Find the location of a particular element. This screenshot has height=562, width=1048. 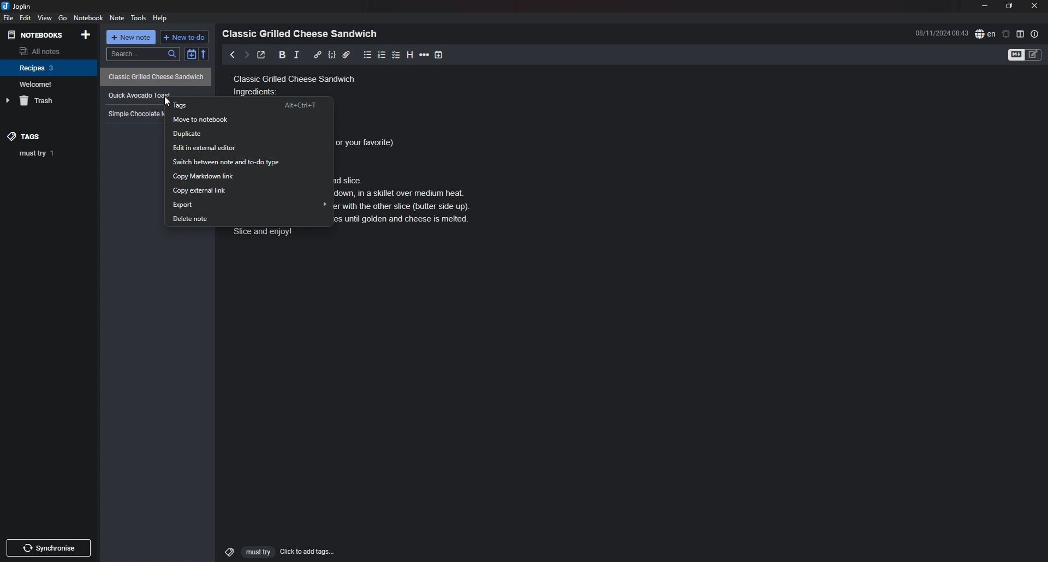

minimize is located at coordinates (985, 6).